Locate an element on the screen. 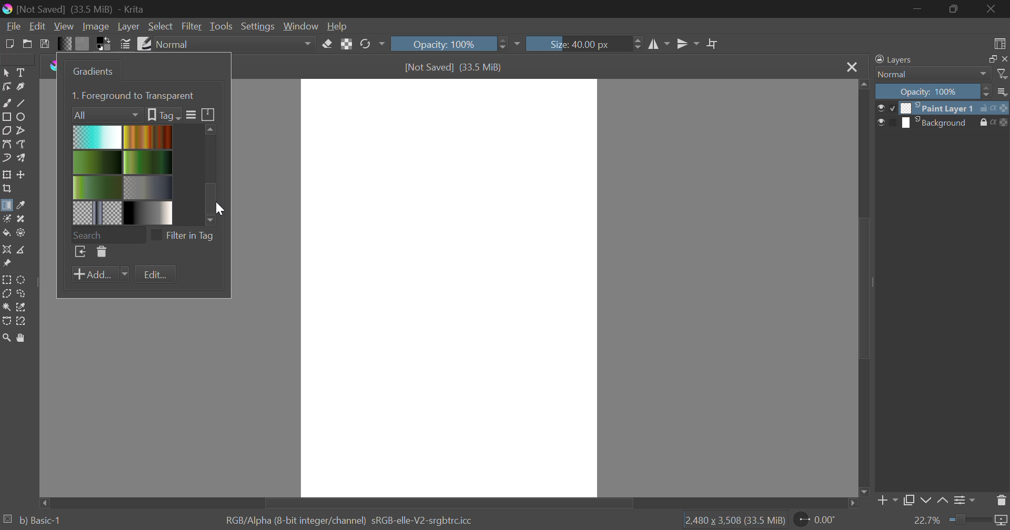 The width and height of the screenshot is (1010, 530). Pattern is located at coordinates (83, 44).